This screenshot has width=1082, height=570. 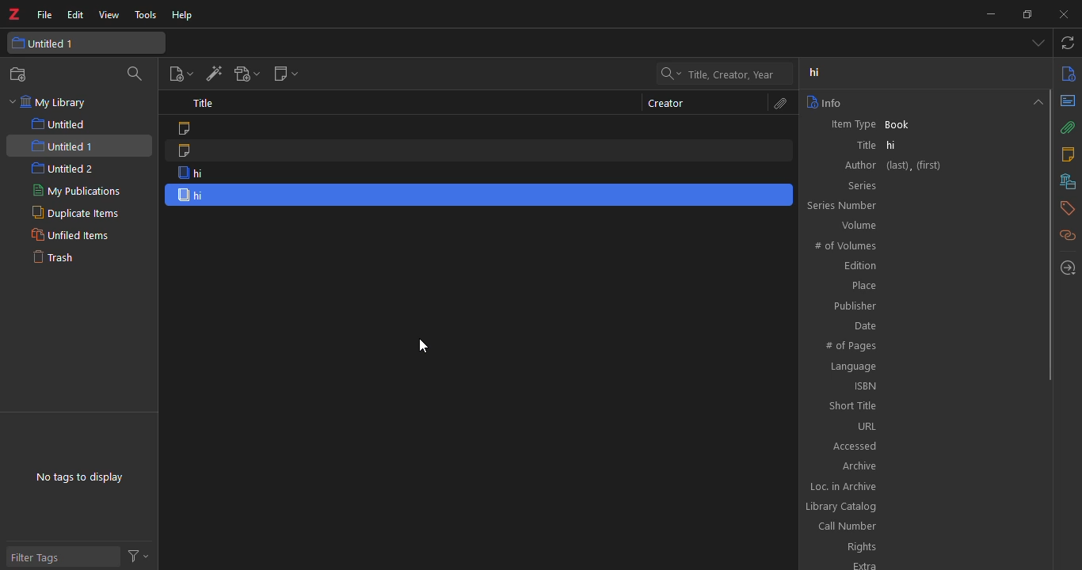 What do you see at coordinates (667, 104) in the screenshot?
I see `creator` at bounding box center [667, 104].